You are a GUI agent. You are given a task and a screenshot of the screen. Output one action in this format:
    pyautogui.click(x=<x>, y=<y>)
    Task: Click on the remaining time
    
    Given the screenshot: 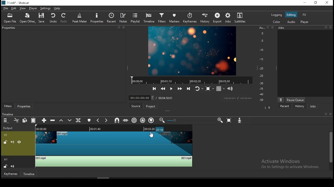 What is the action you would take?
    pyautogui.click(x=150, y=129)
    